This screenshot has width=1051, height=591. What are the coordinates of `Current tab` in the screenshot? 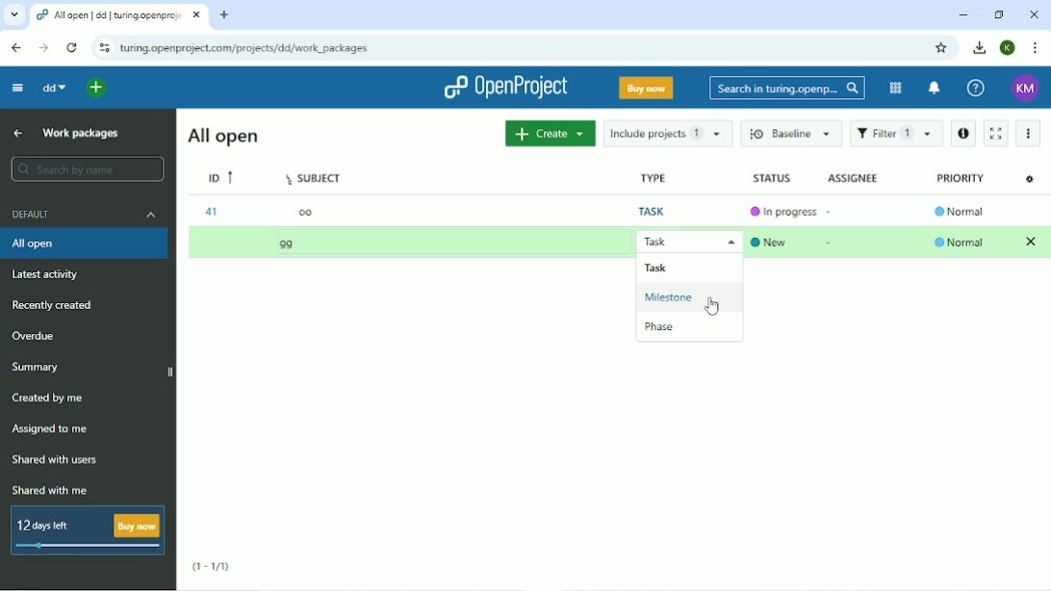 It's located at (119, 15).